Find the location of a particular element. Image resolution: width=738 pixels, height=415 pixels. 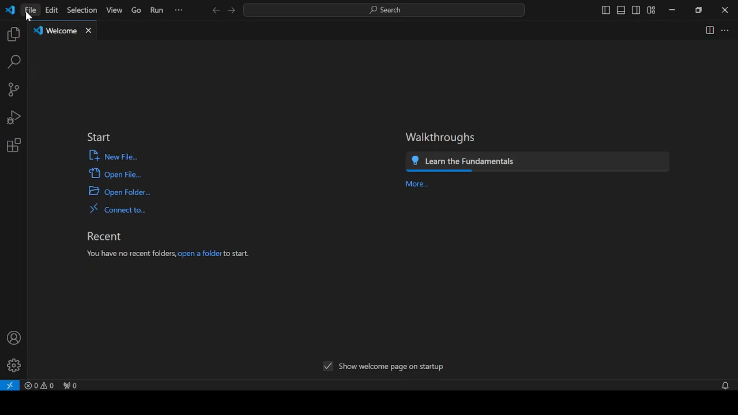

restore down is located at coordinates (699, 10).